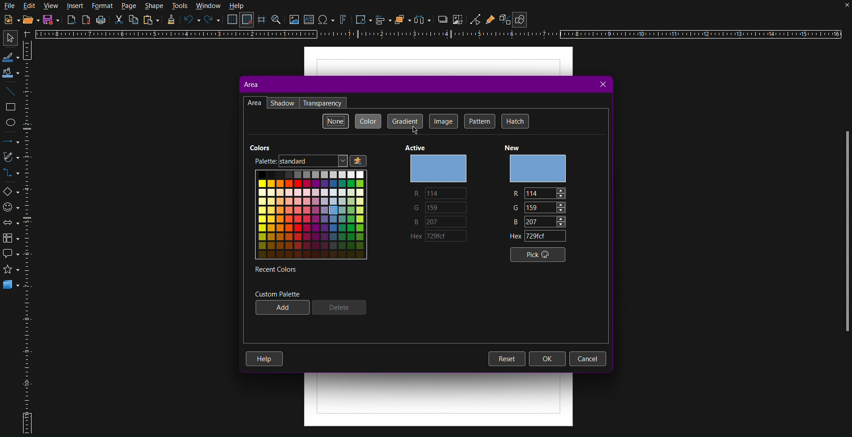 This screenshot has height=437, width=852. What do you see at coordinates (264, 359) in the screenshot?
I see `Help` at bounding box center [264, 359].